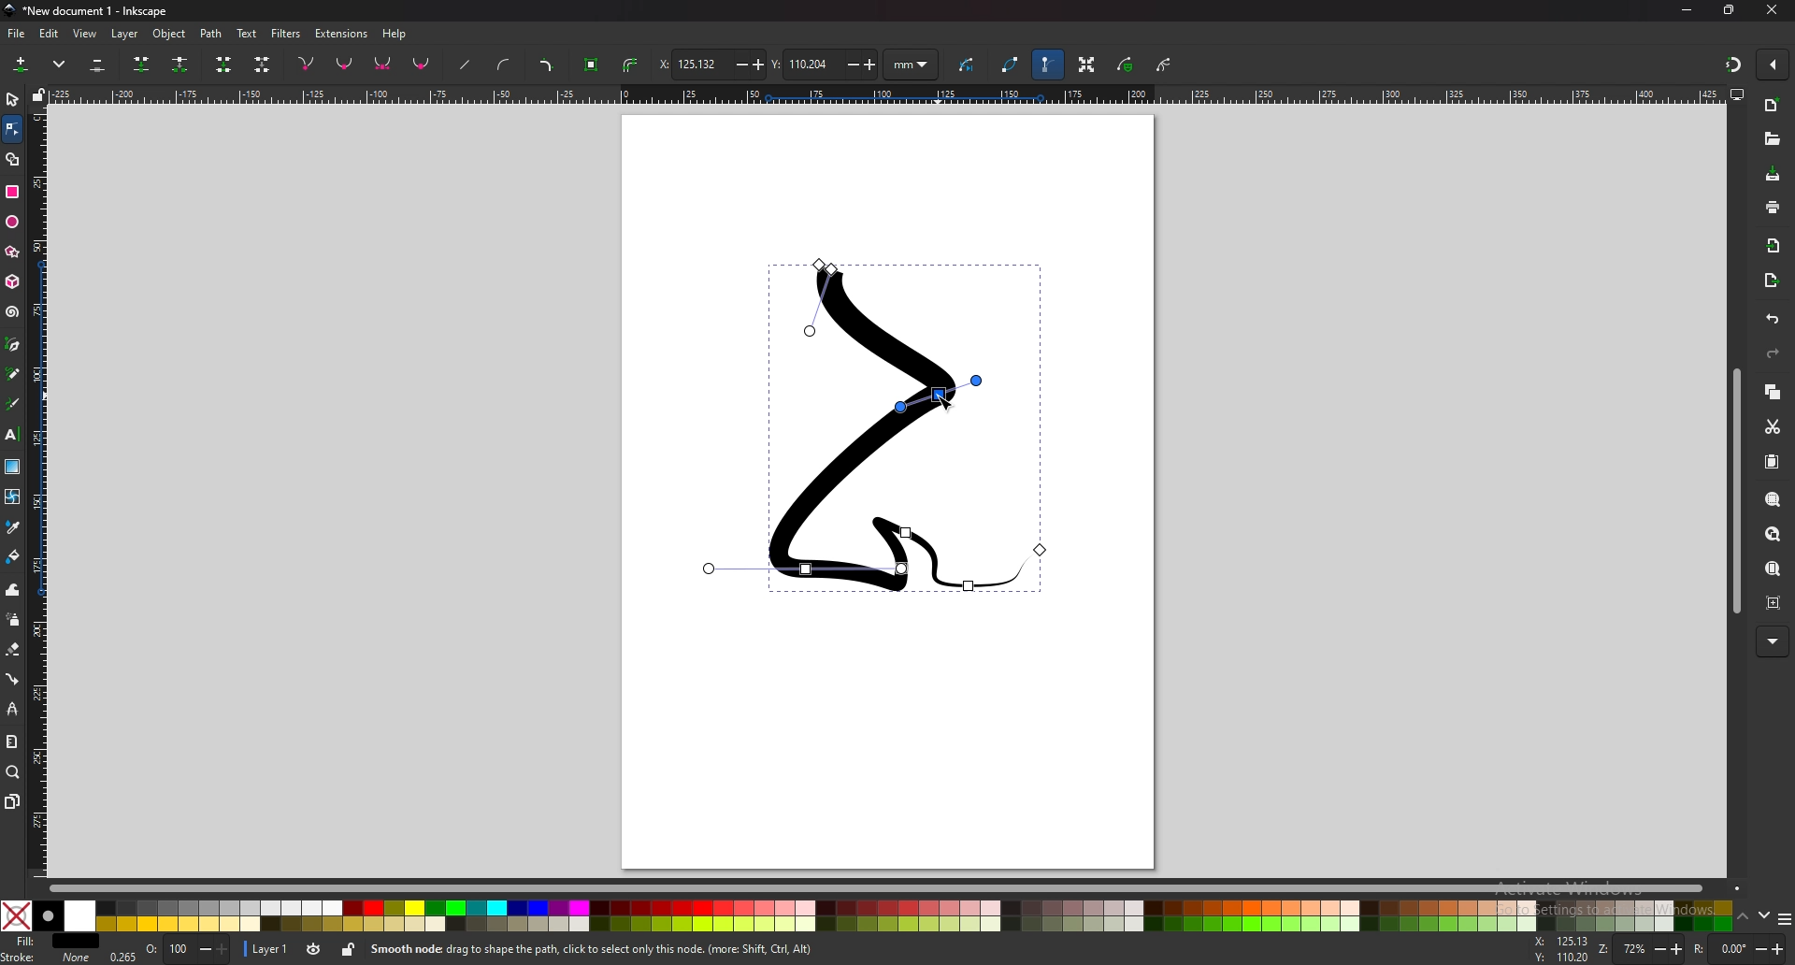 The width and height of the screenshot is (1795, 965). Describe the element at coordinates (1784, 921) in the screenshot. I see `options` at that location.